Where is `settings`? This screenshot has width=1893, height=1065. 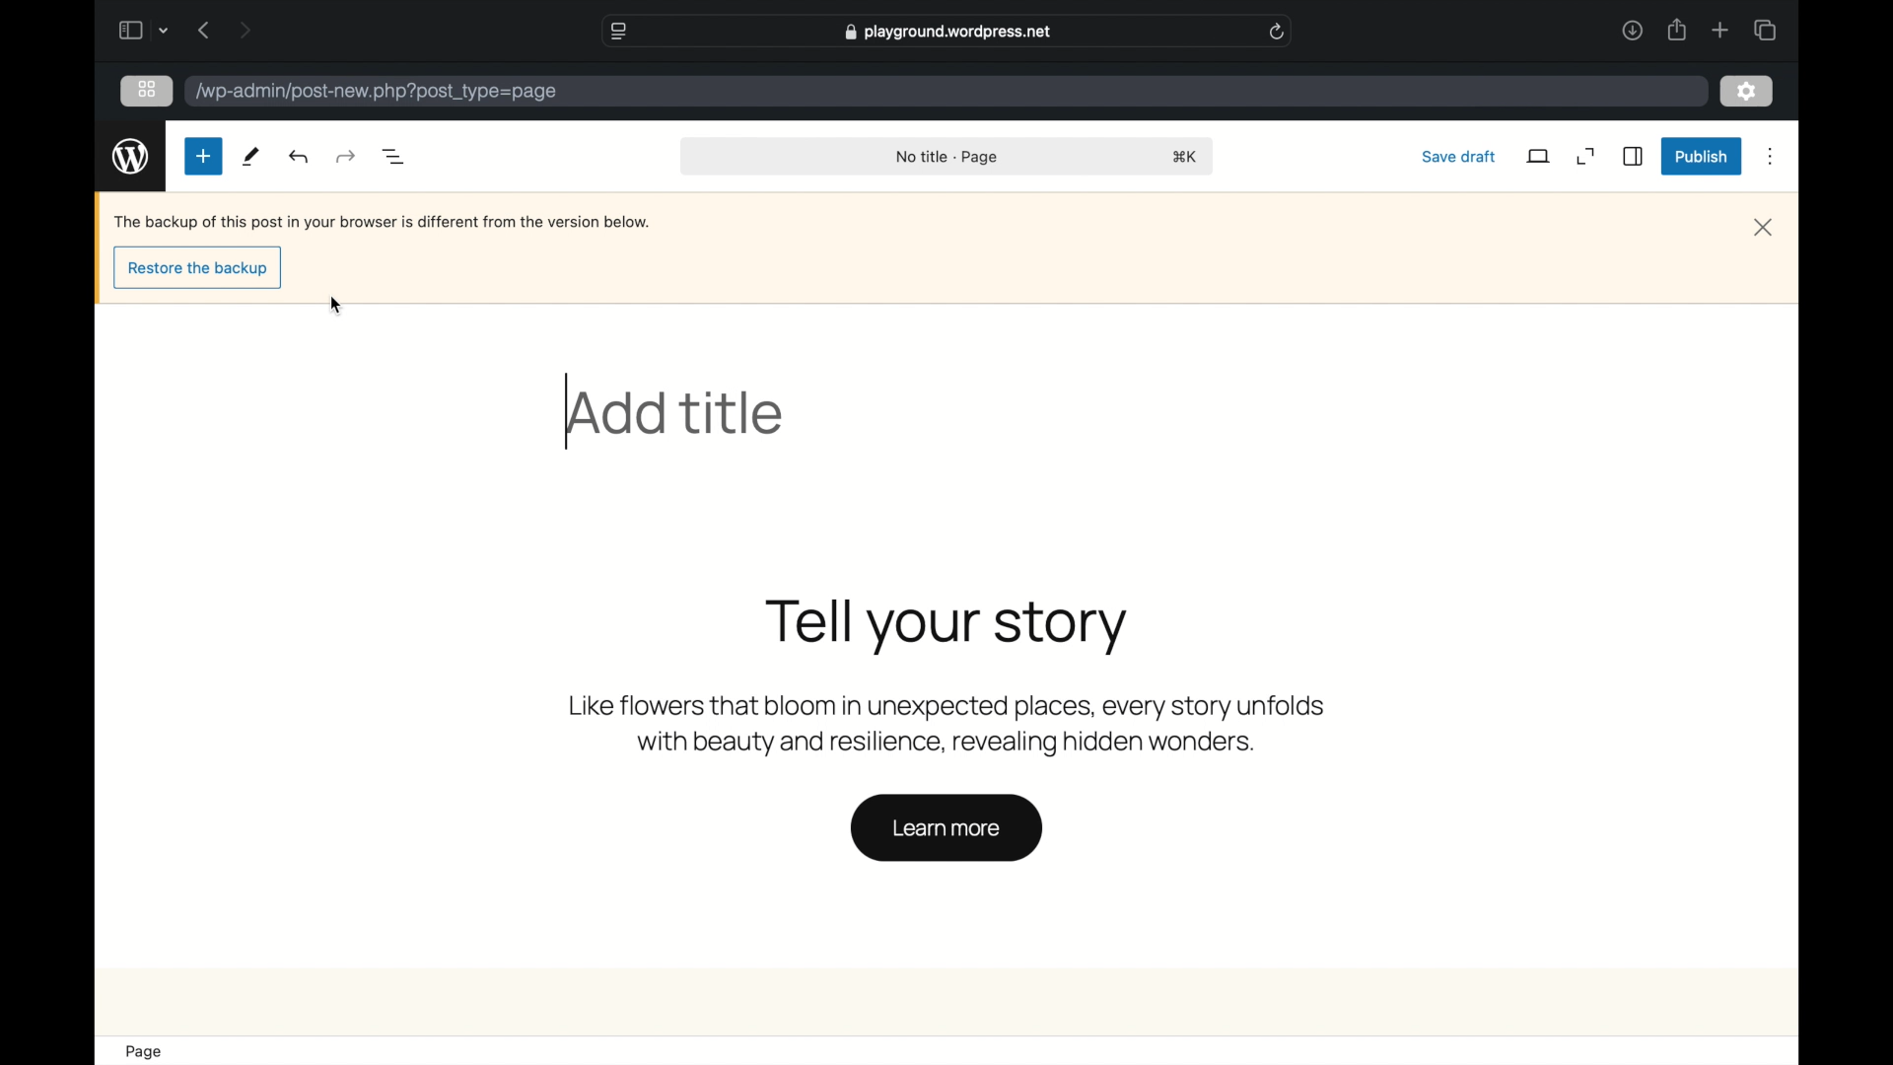
settings is located at coordinates (1746, 91).